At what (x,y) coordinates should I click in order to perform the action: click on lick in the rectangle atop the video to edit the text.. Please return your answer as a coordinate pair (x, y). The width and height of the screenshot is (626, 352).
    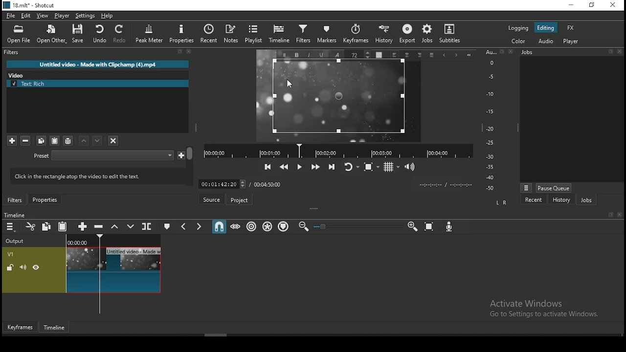
    Looking at the image, I should click on (93, 175).